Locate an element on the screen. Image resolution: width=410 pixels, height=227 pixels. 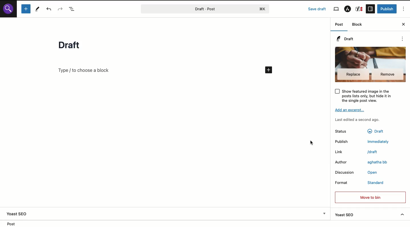
Link is located at coordinates (340, 152).